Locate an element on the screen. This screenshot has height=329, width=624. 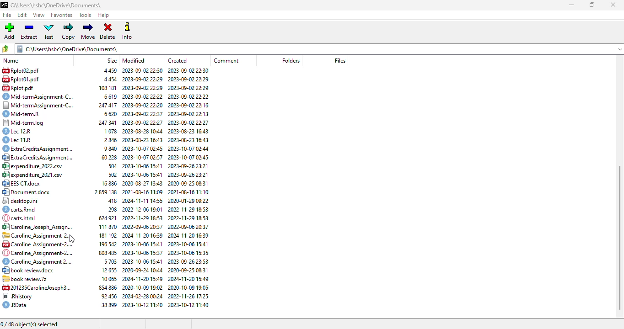
0/48 object(s) selected  is located at coordinates (30, 324).